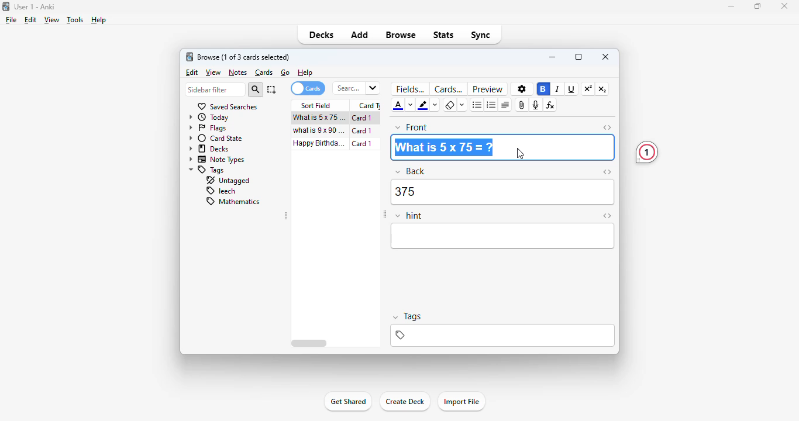 The width and height of the screenshot is (799, 421). What do you see at coordinates (190, 57) in the screenshot?
I see `logo` at bounding box center [190, 57].